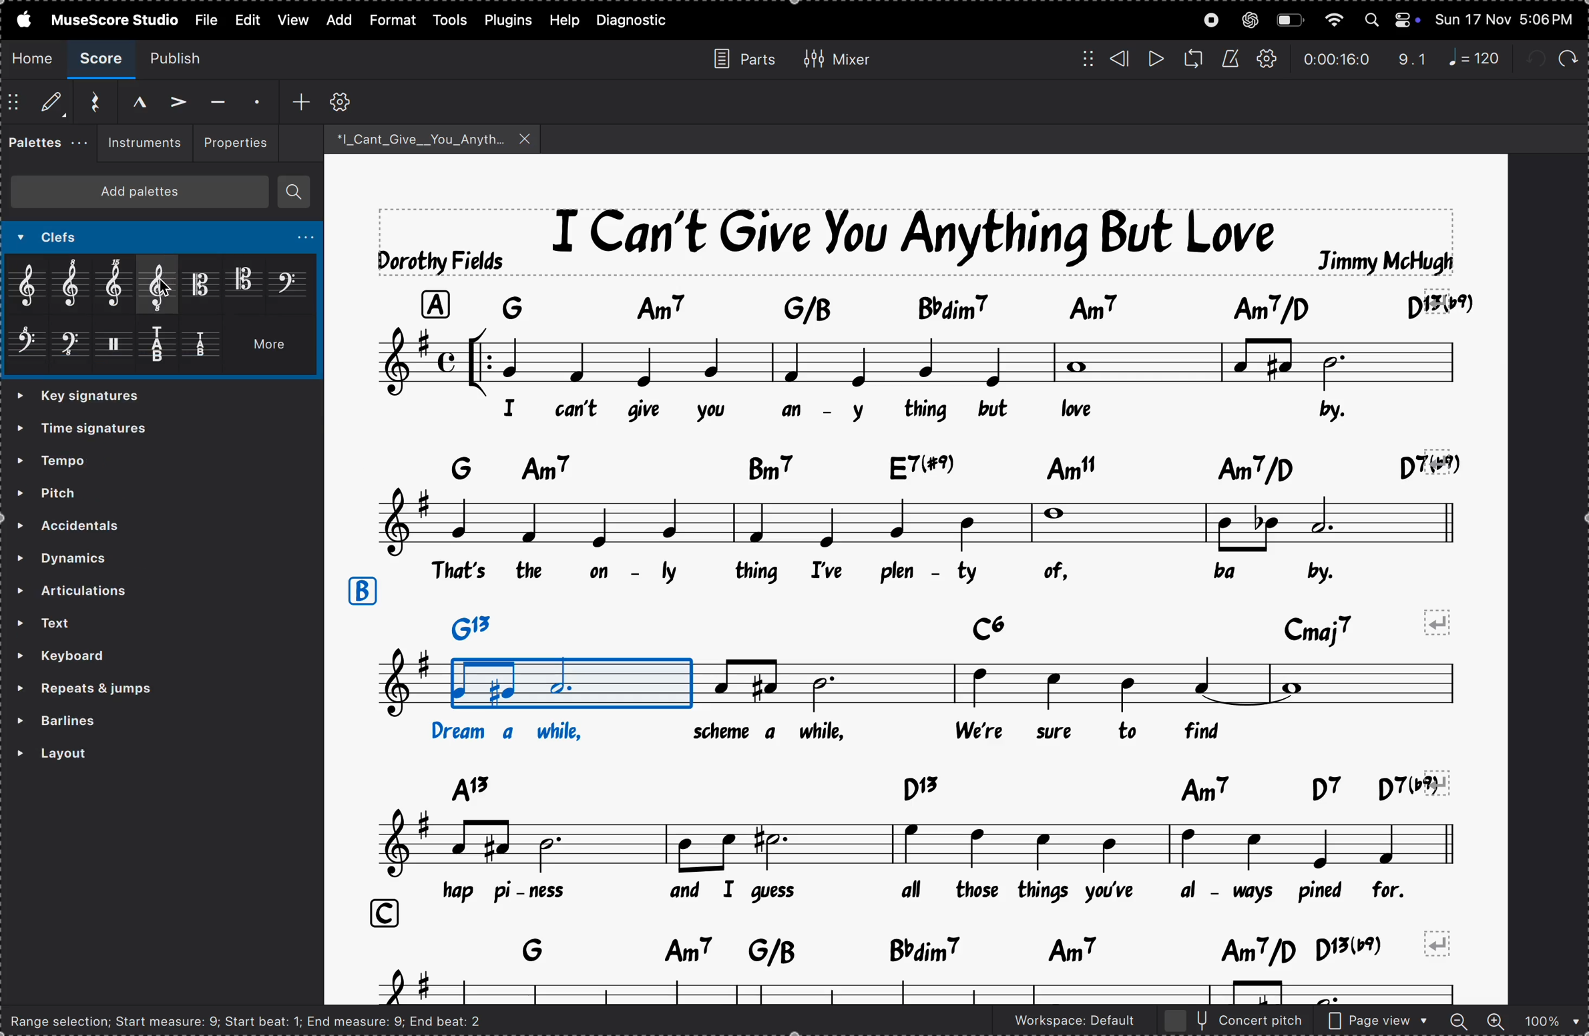  What do you see at coordinates (216, 102) in the screenshot?
I see `tenuto` at bounding box center [216, 102].